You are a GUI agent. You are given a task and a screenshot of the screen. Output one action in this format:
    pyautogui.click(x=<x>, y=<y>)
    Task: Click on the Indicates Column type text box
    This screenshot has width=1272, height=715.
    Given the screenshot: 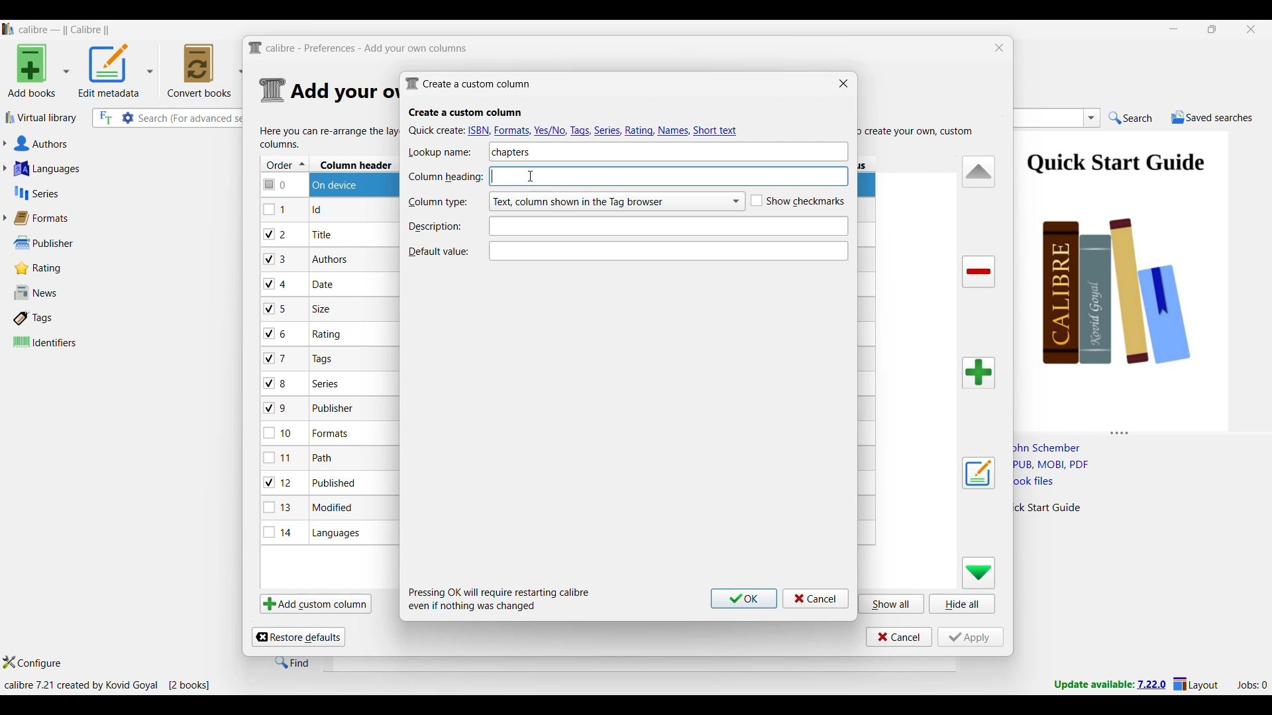 What is the action you would take?
    pyautogui.click(x=437, y=203)
    